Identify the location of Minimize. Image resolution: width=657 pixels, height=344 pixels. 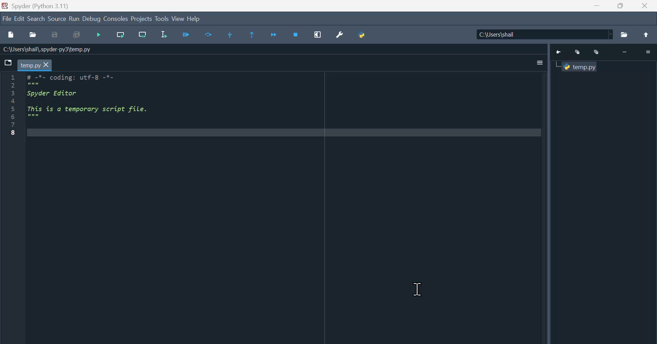
(577, 53).